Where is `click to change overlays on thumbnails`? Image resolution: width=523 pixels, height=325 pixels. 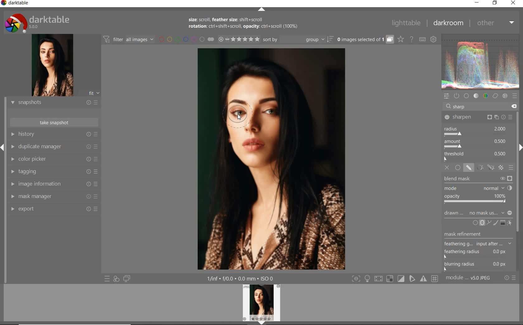 click to change overlays on thumbnails is located at coordinates (401, 40).